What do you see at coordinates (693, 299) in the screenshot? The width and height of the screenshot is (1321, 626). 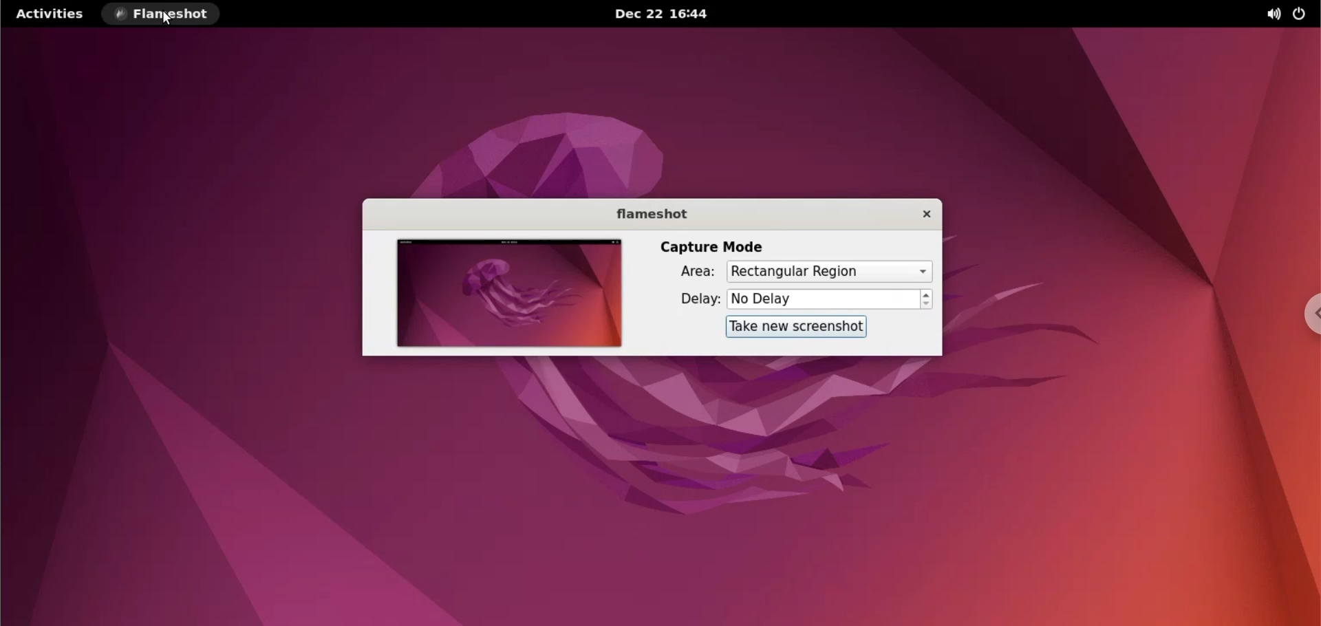 I see `delay:` at bounding box center [693, 299].